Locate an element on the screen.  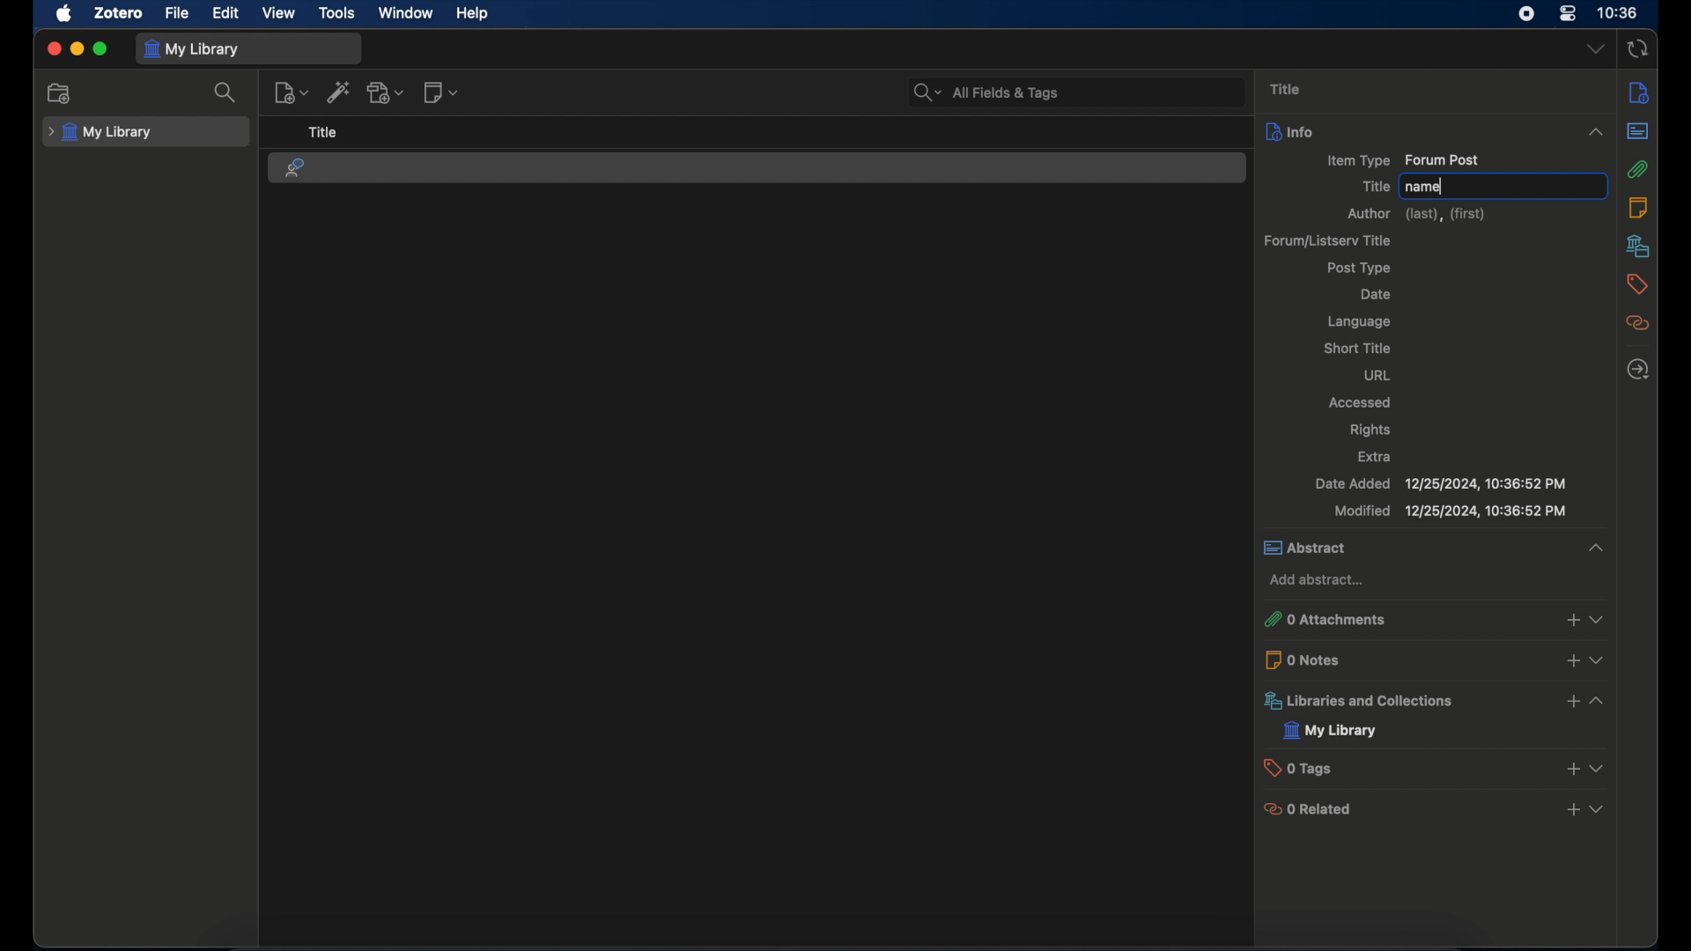
short title is located at coordinates (1358, 349).